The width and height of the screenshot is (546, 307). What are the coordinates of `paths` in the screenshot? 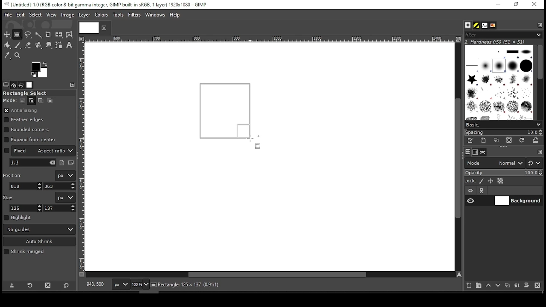 It's located at (484, 152).